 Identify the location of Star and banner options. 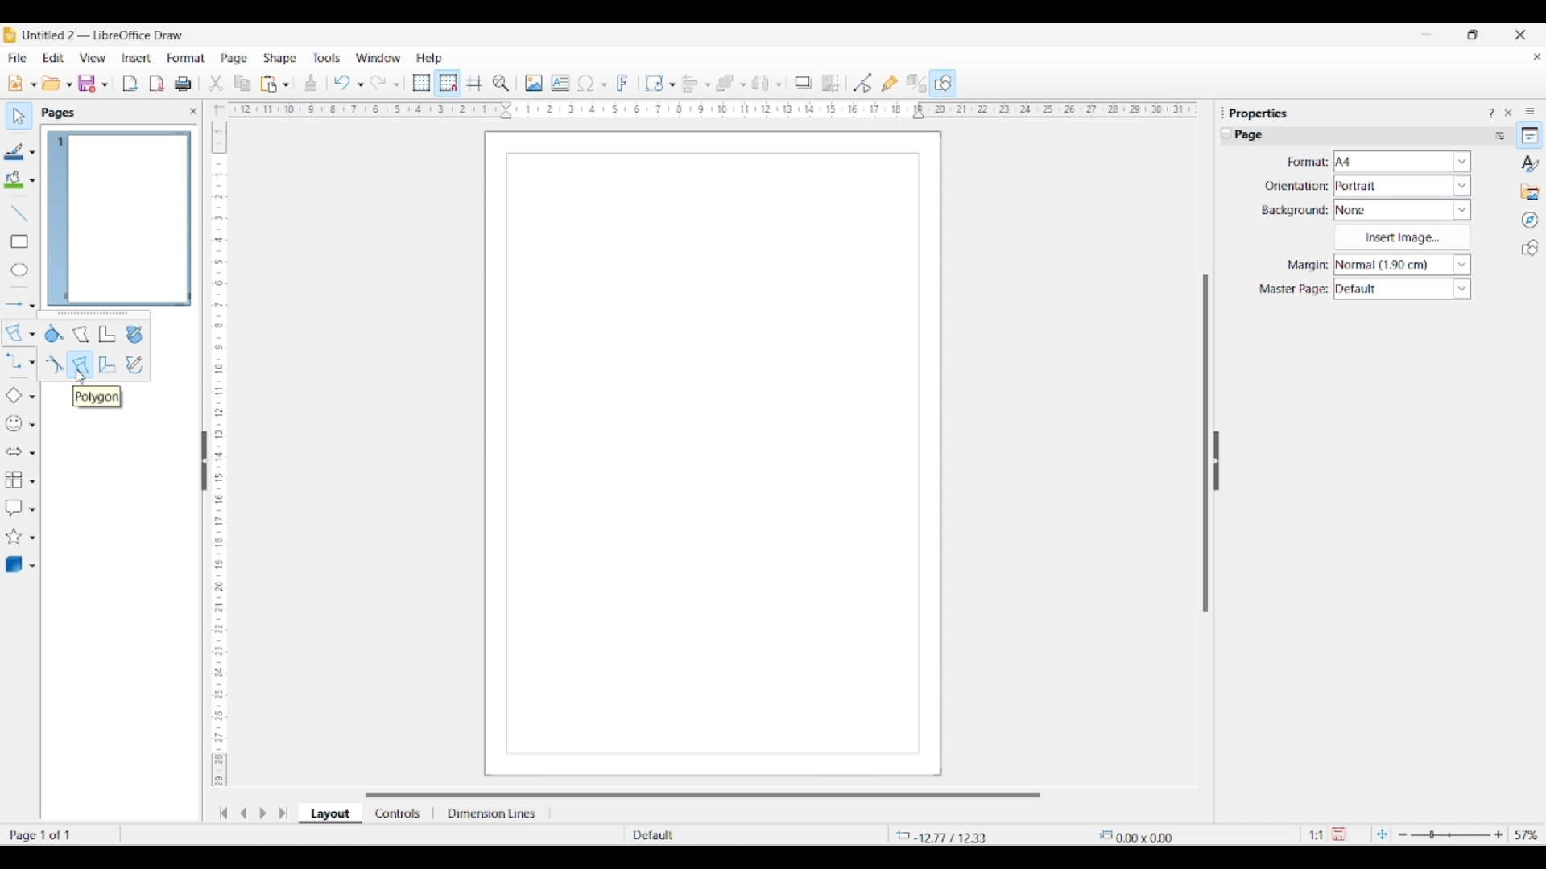
(32, 538).